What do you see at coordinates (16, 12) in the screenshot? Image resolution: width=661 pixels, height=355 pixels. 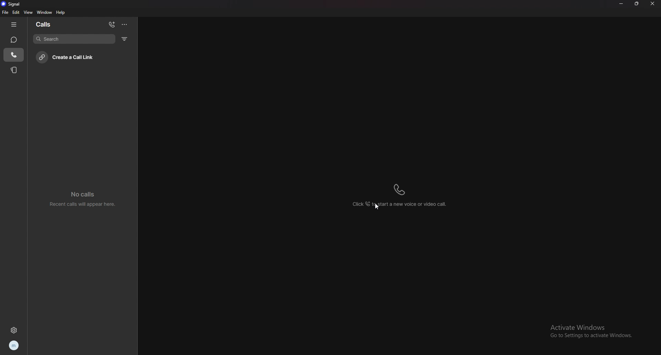 I see `edit` at bounding box center [16, 12].